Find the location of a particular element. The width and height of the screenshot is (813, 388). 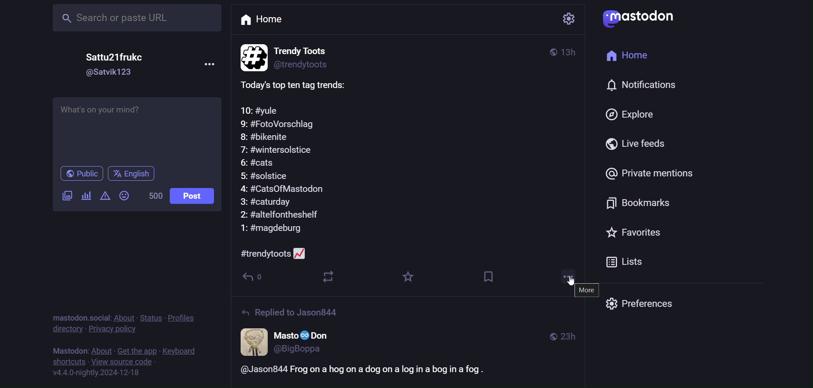

favorites is located at coordinates (629, 235).